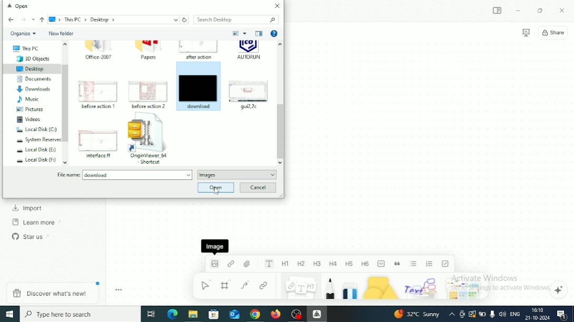 The image size is (574, 322). Describe the element at coordinates (472, 314) in the screenshot. I see `Warning` at that location.